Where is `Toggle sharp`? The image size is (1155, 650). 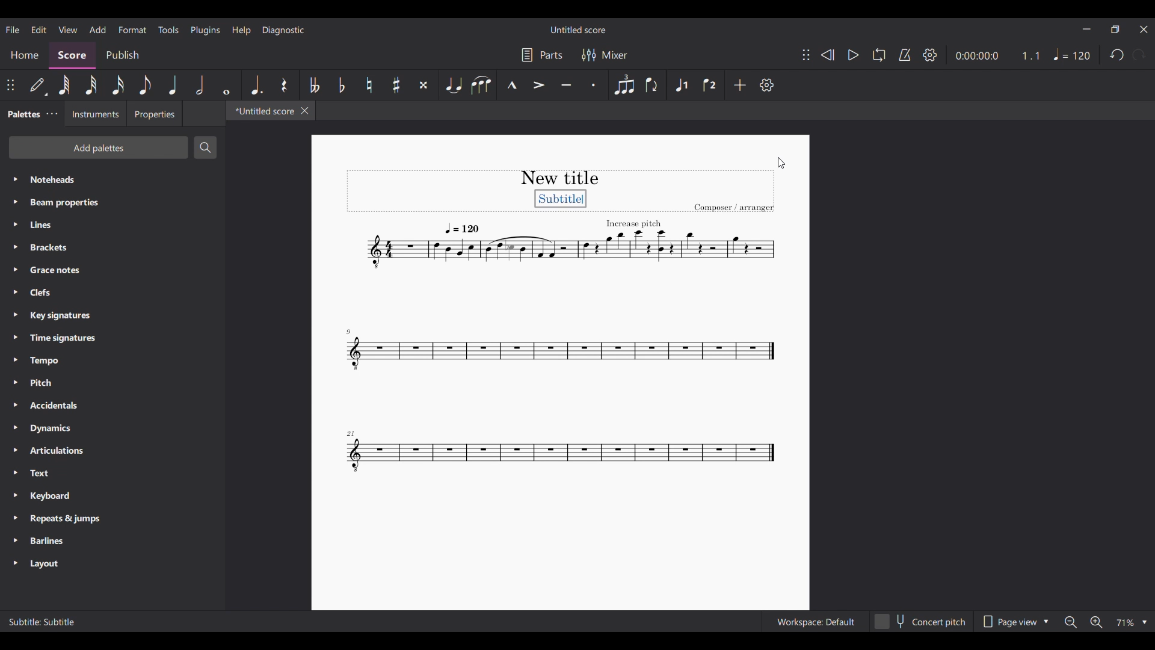 Toggle sharp is located at coordinates (396, 85).